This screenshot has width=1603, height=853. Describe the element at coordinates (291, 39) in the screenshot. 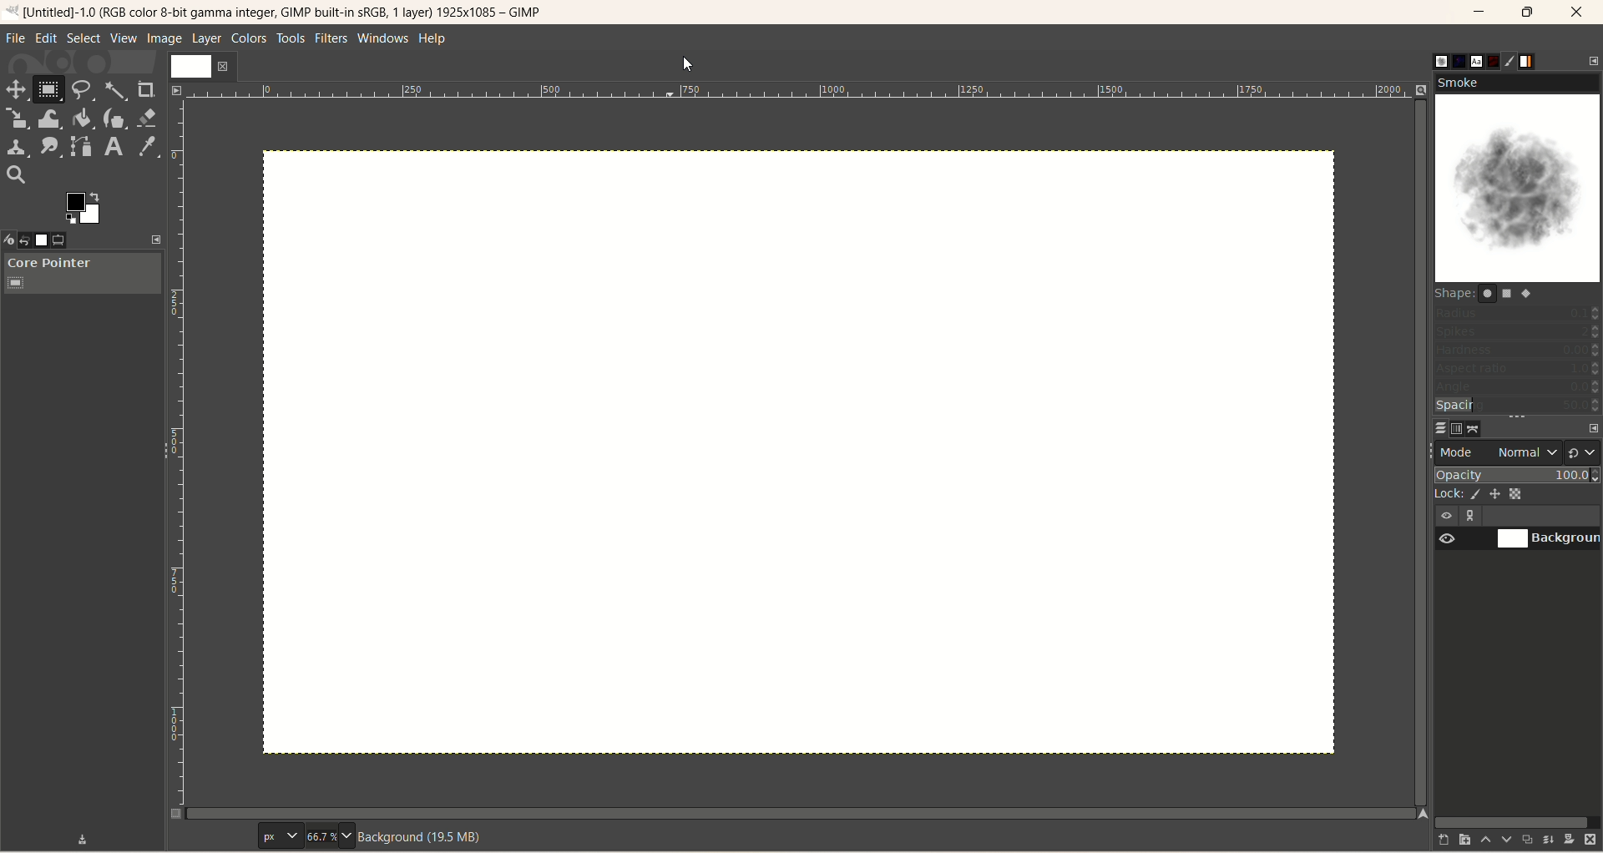

I see `tools` at that location.